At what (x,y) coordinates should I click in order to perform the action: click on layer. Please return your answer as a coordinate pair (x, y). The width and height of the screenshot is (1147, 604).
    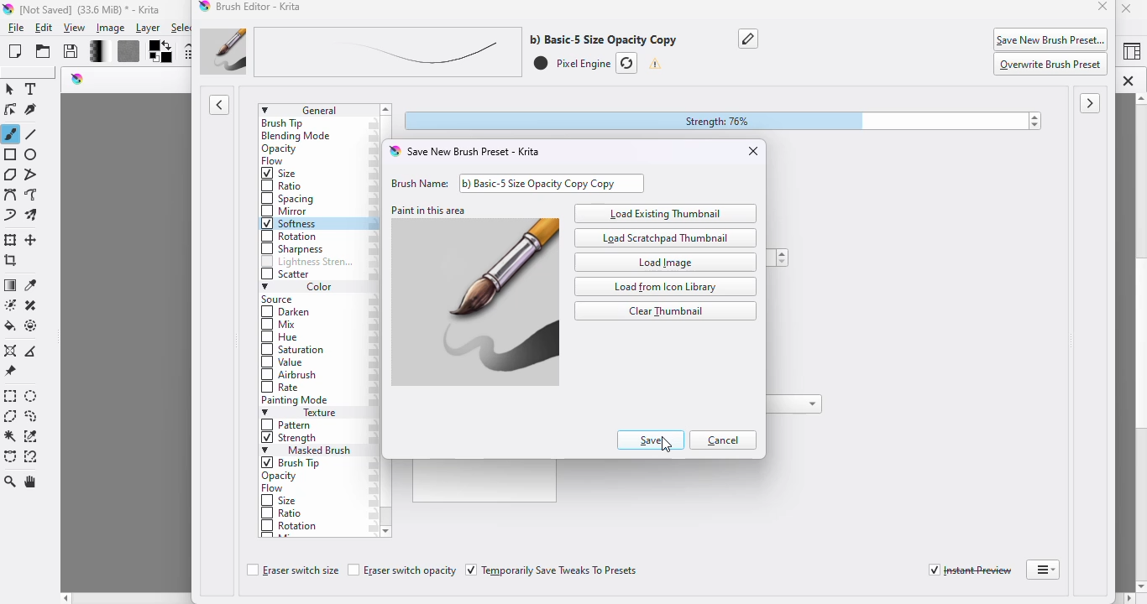
    Looking at the image, I should click on (148, 29).